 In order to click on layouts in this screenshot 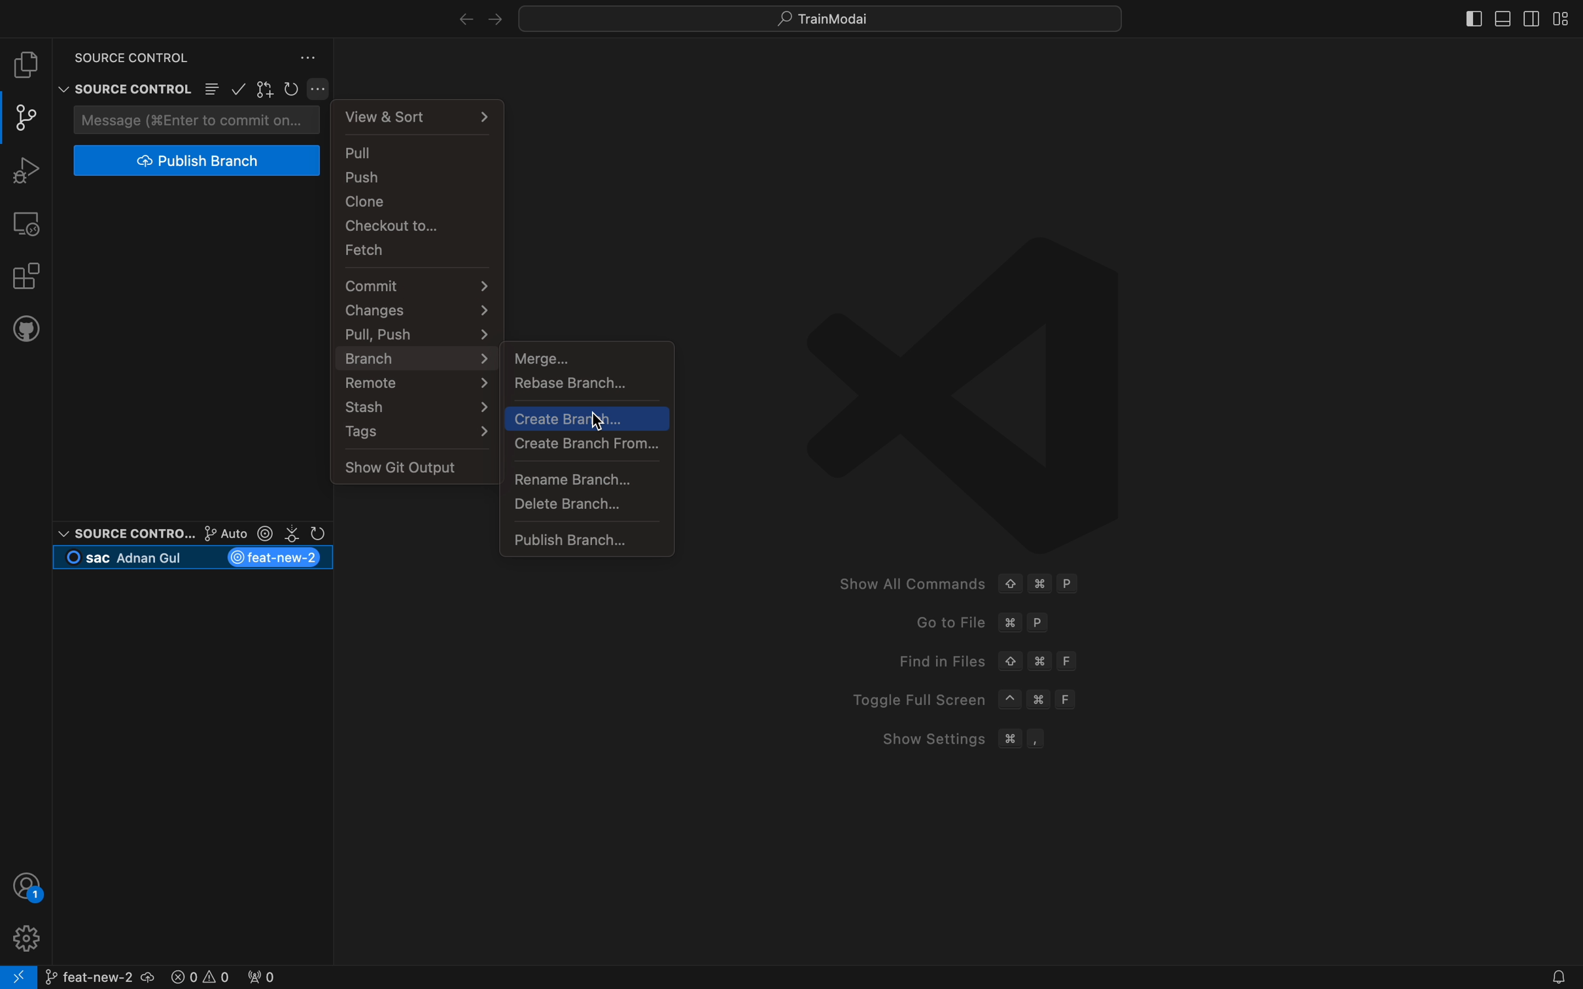, I will do `click(1510, 17)`.